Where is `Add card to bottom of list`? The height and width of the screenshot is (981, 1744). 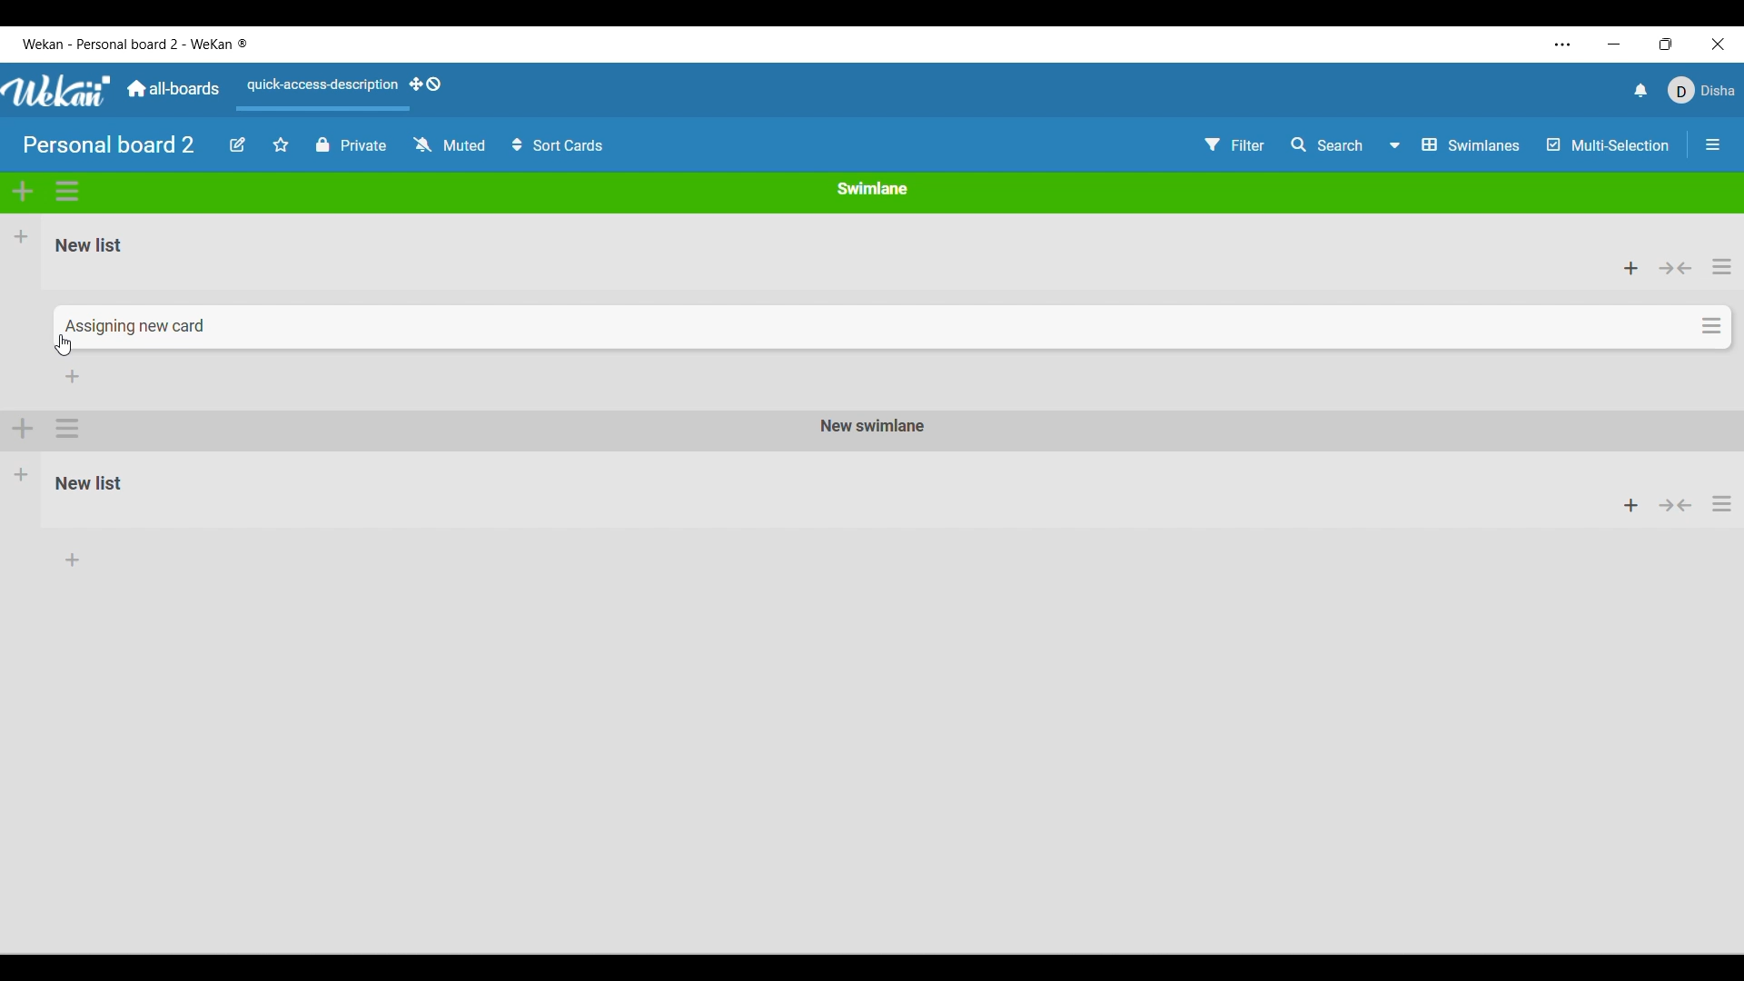 Add card to bottom of list is located at coordinates (73, 376).